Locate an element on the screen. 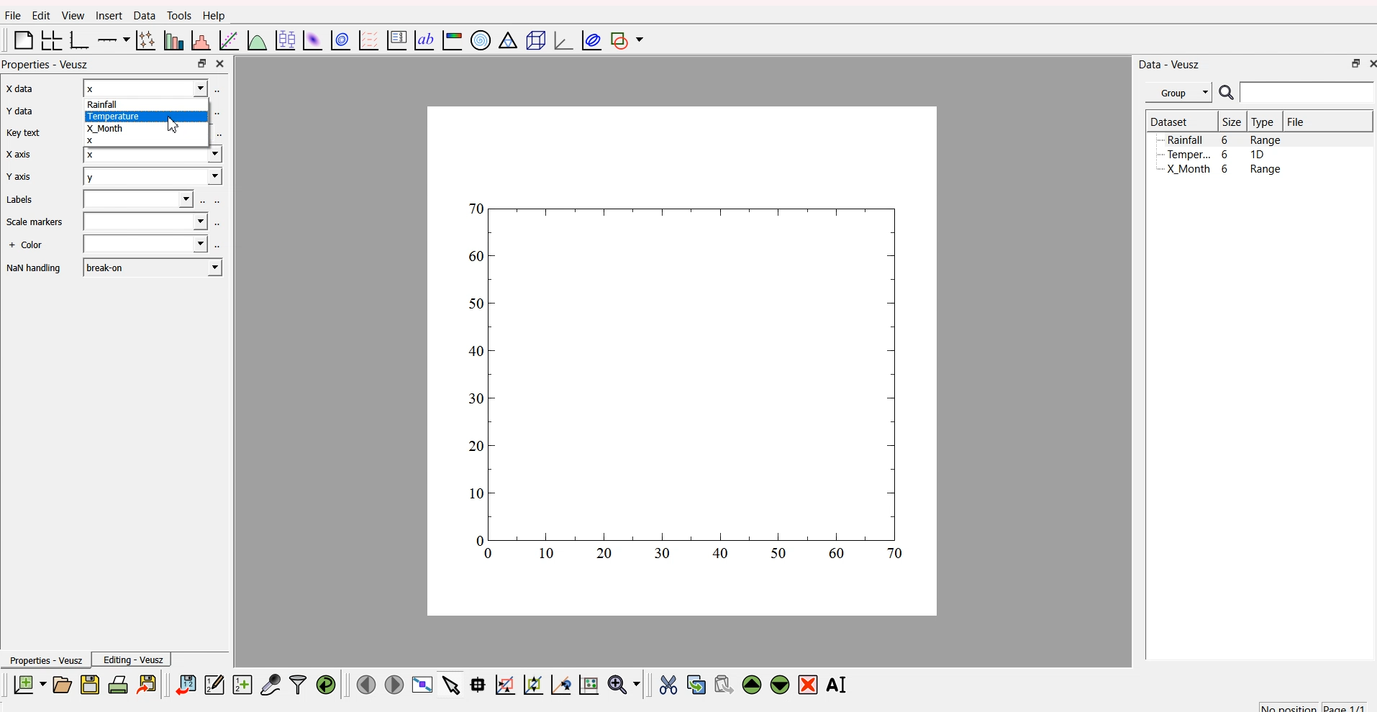  search icon is located at coordinates (1226, 93).